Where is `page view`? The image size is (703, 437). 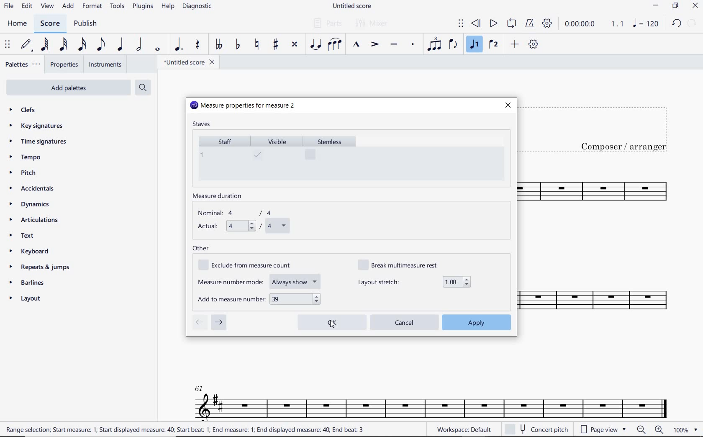
page view is located at coordinates (602, 429).